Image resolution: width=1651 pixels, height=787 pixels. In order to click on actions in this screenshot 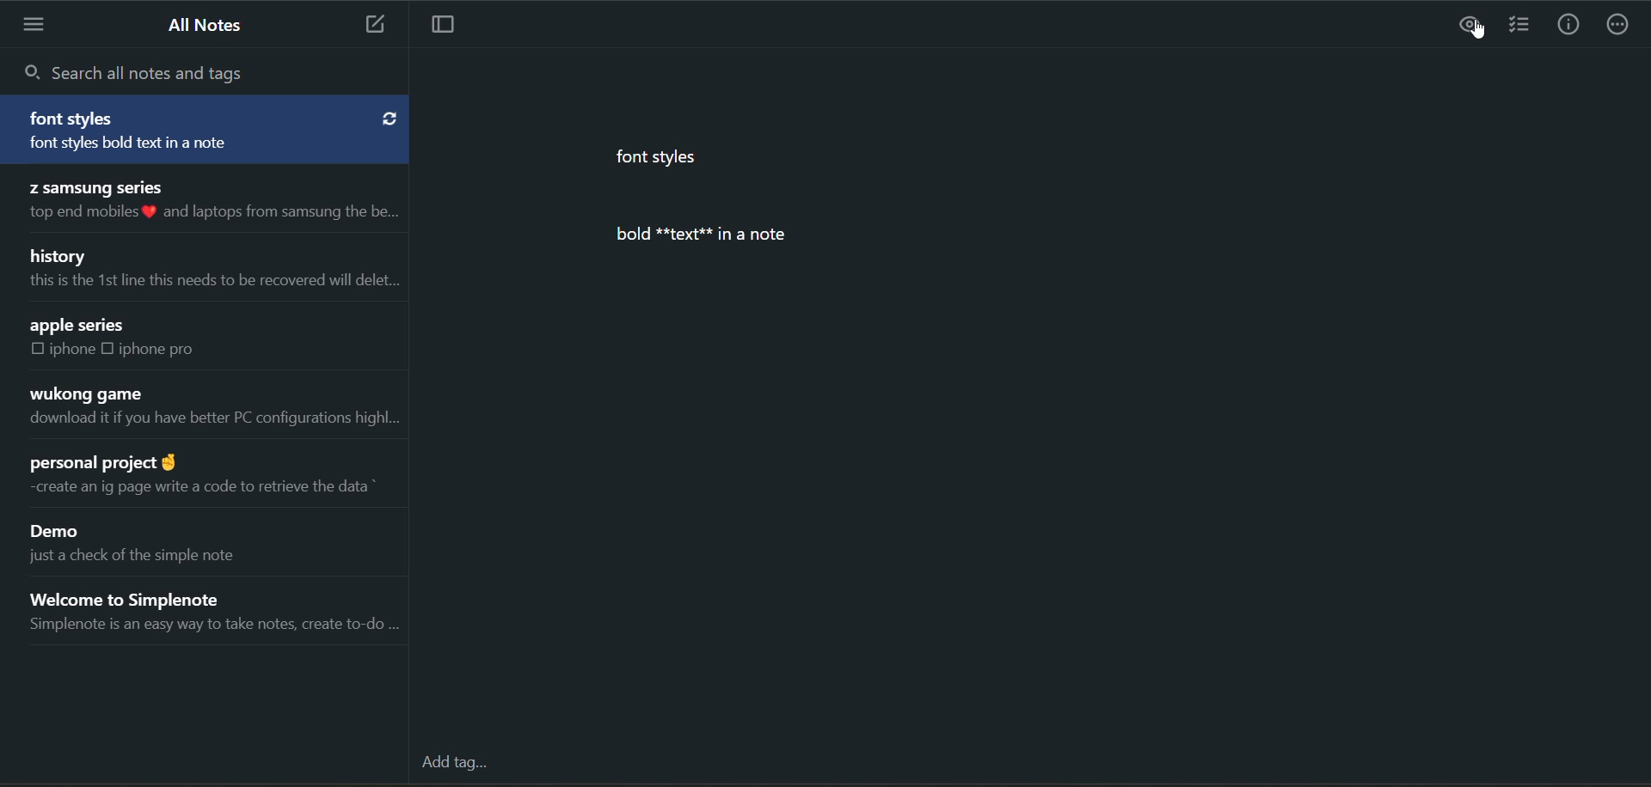, I will do `click(1618, 27)`.